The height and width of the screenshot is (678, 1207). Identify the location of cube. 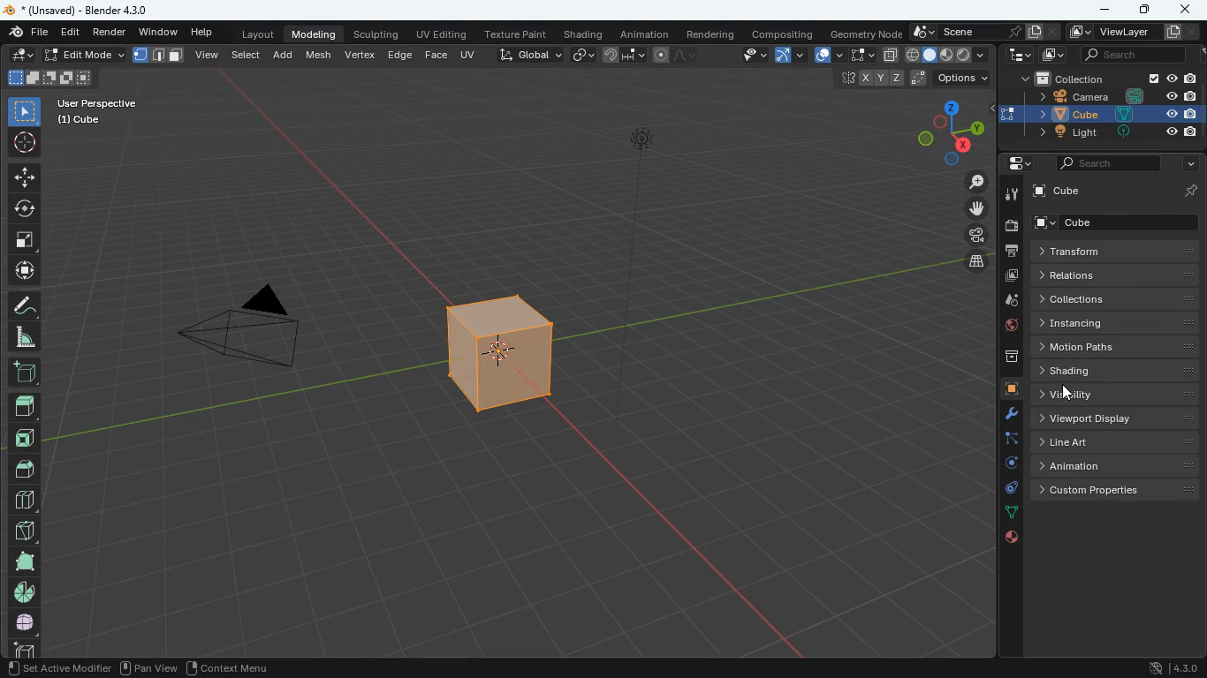
(1006, 389).